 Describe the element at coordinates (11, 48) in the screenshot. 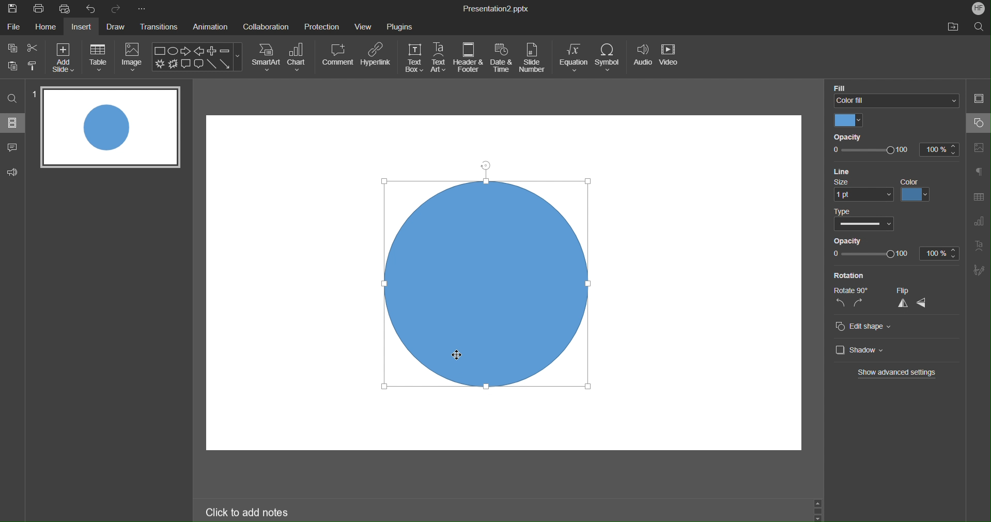

I see `Copy` at that location.